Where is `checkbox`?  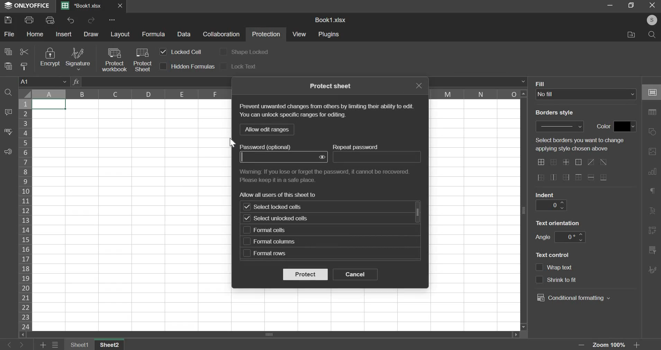 checkbox is located at coordinates (247, 218).